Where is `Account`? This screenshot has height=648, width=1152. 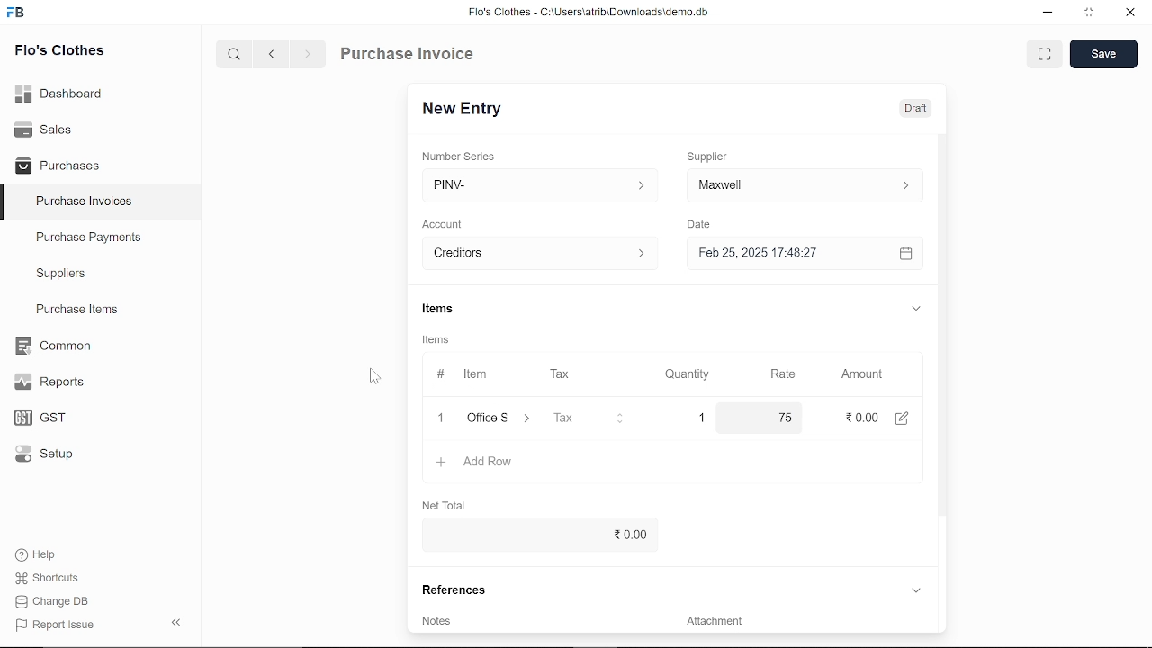 Account is located at coordinates (448, 222).